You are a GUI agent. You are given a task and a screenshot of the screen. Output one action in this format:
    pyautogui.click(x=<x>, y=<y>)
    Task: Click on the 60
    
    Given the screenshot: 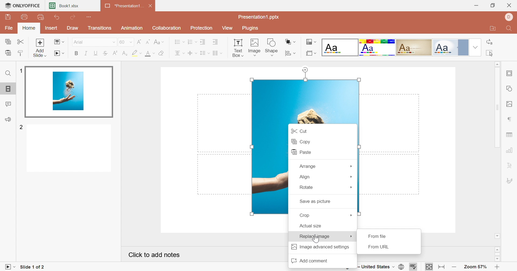 What is the action you would take?
    pyautogui.click(x=126, y=41)
    